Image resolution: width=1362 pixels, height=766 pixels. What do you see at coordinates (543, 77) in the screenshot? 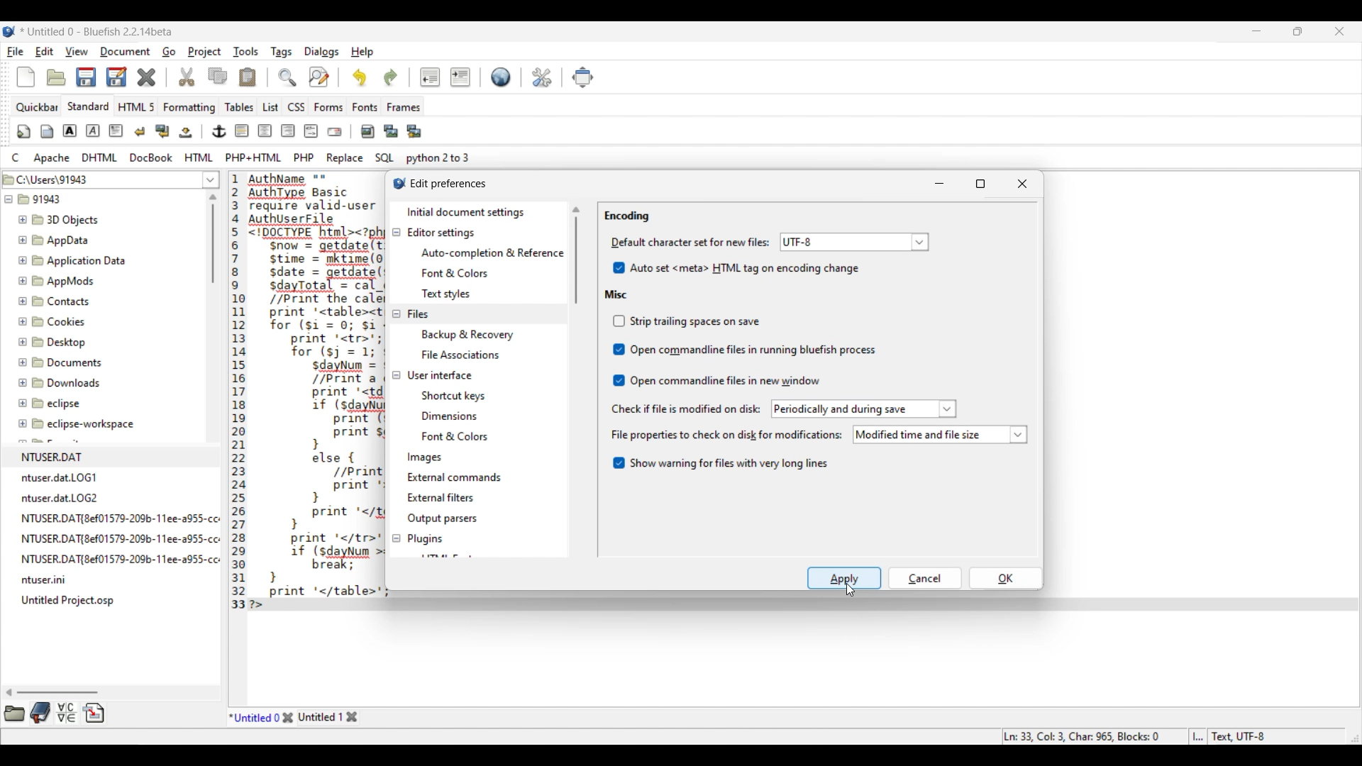
I see `Edit preferences highlighted by cursor` at bounding box center [543, 77].